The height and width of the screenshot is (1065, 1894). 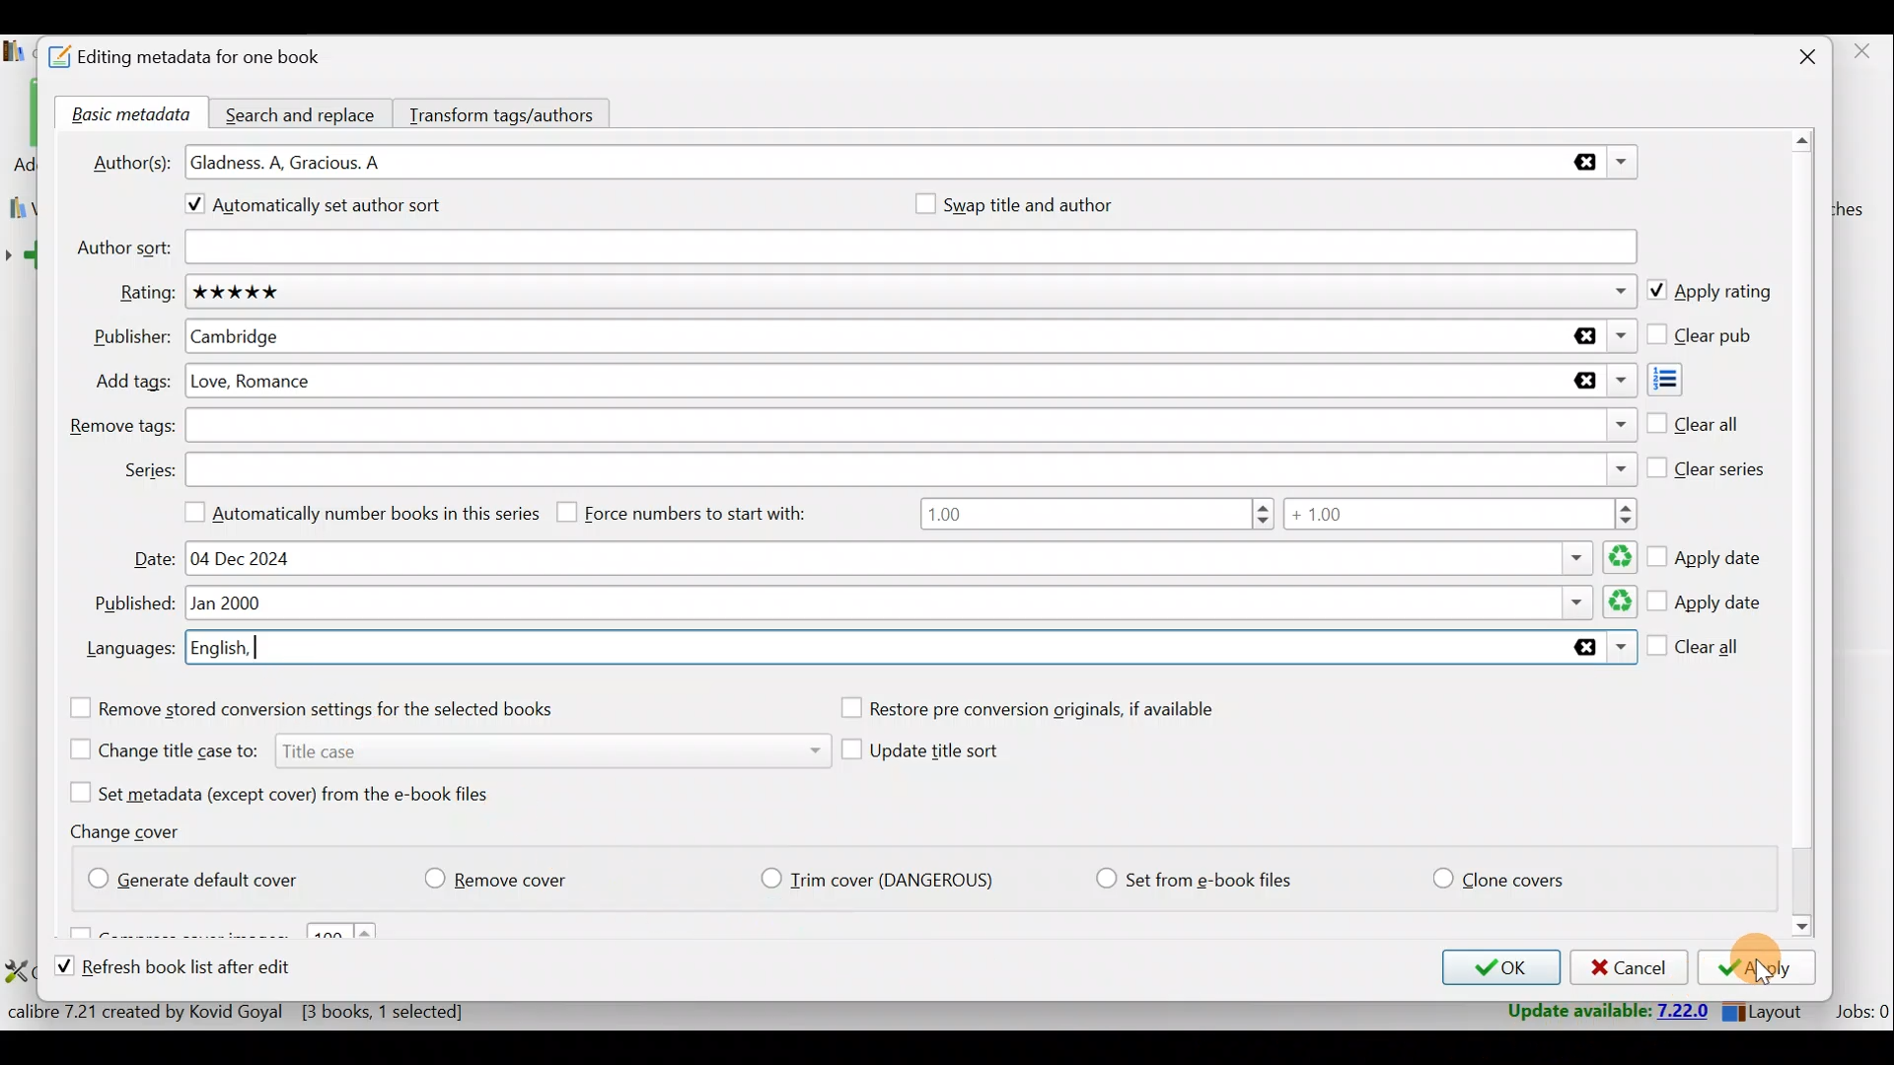 What do you see at coordinates (1697, 651) in the screenshot?
I see `Clear all` at bounding box center [1697, 651].